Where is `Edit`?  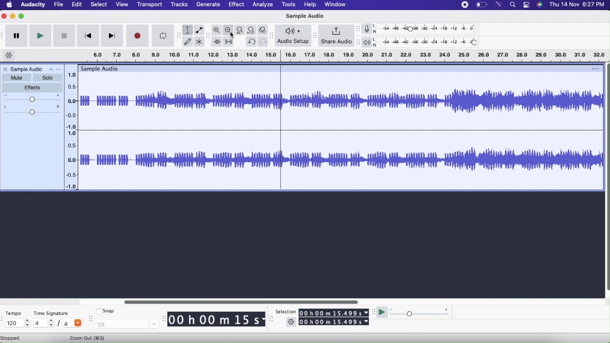
Edit is located at coordinates (78, 5).